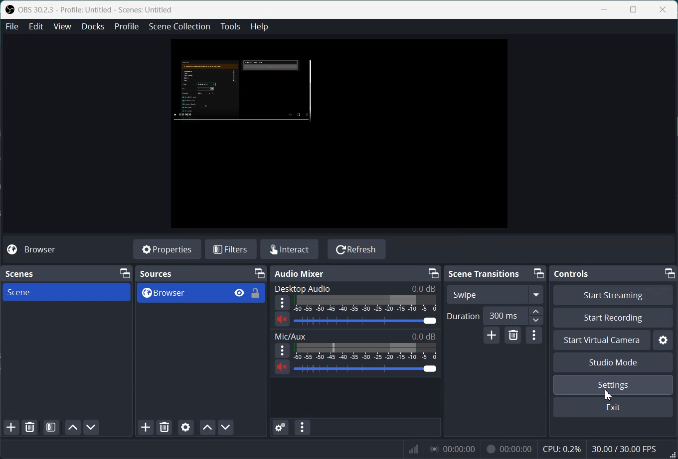 This screenshot has height=459, width=678. What do you see at coordinates (339, 134) in the screenshot?
I see `Preview Window` at bounding box center [339, 134].